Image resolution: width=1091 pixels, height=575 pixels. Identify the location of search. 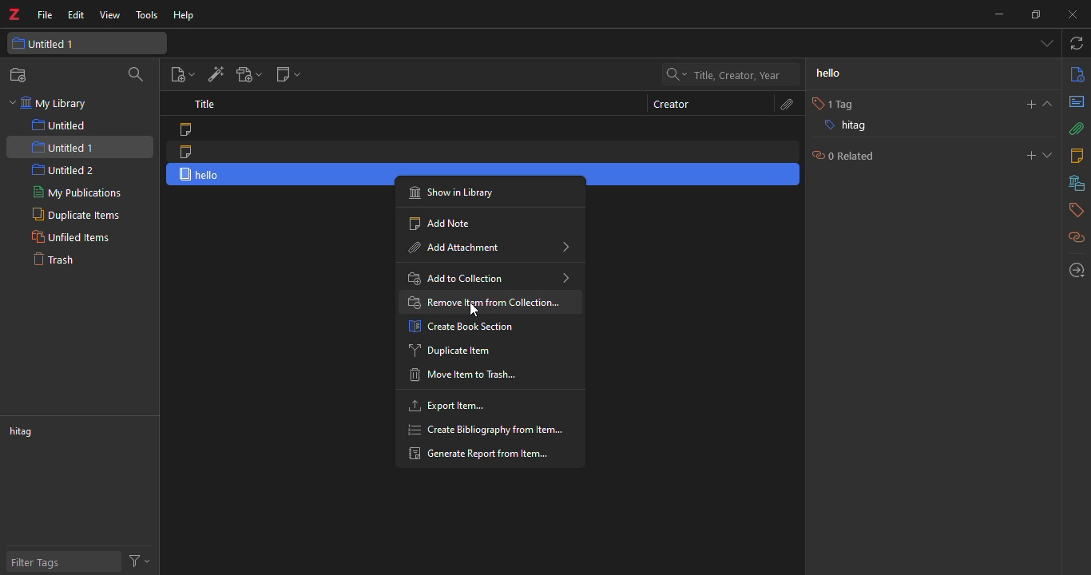
(136, 76).